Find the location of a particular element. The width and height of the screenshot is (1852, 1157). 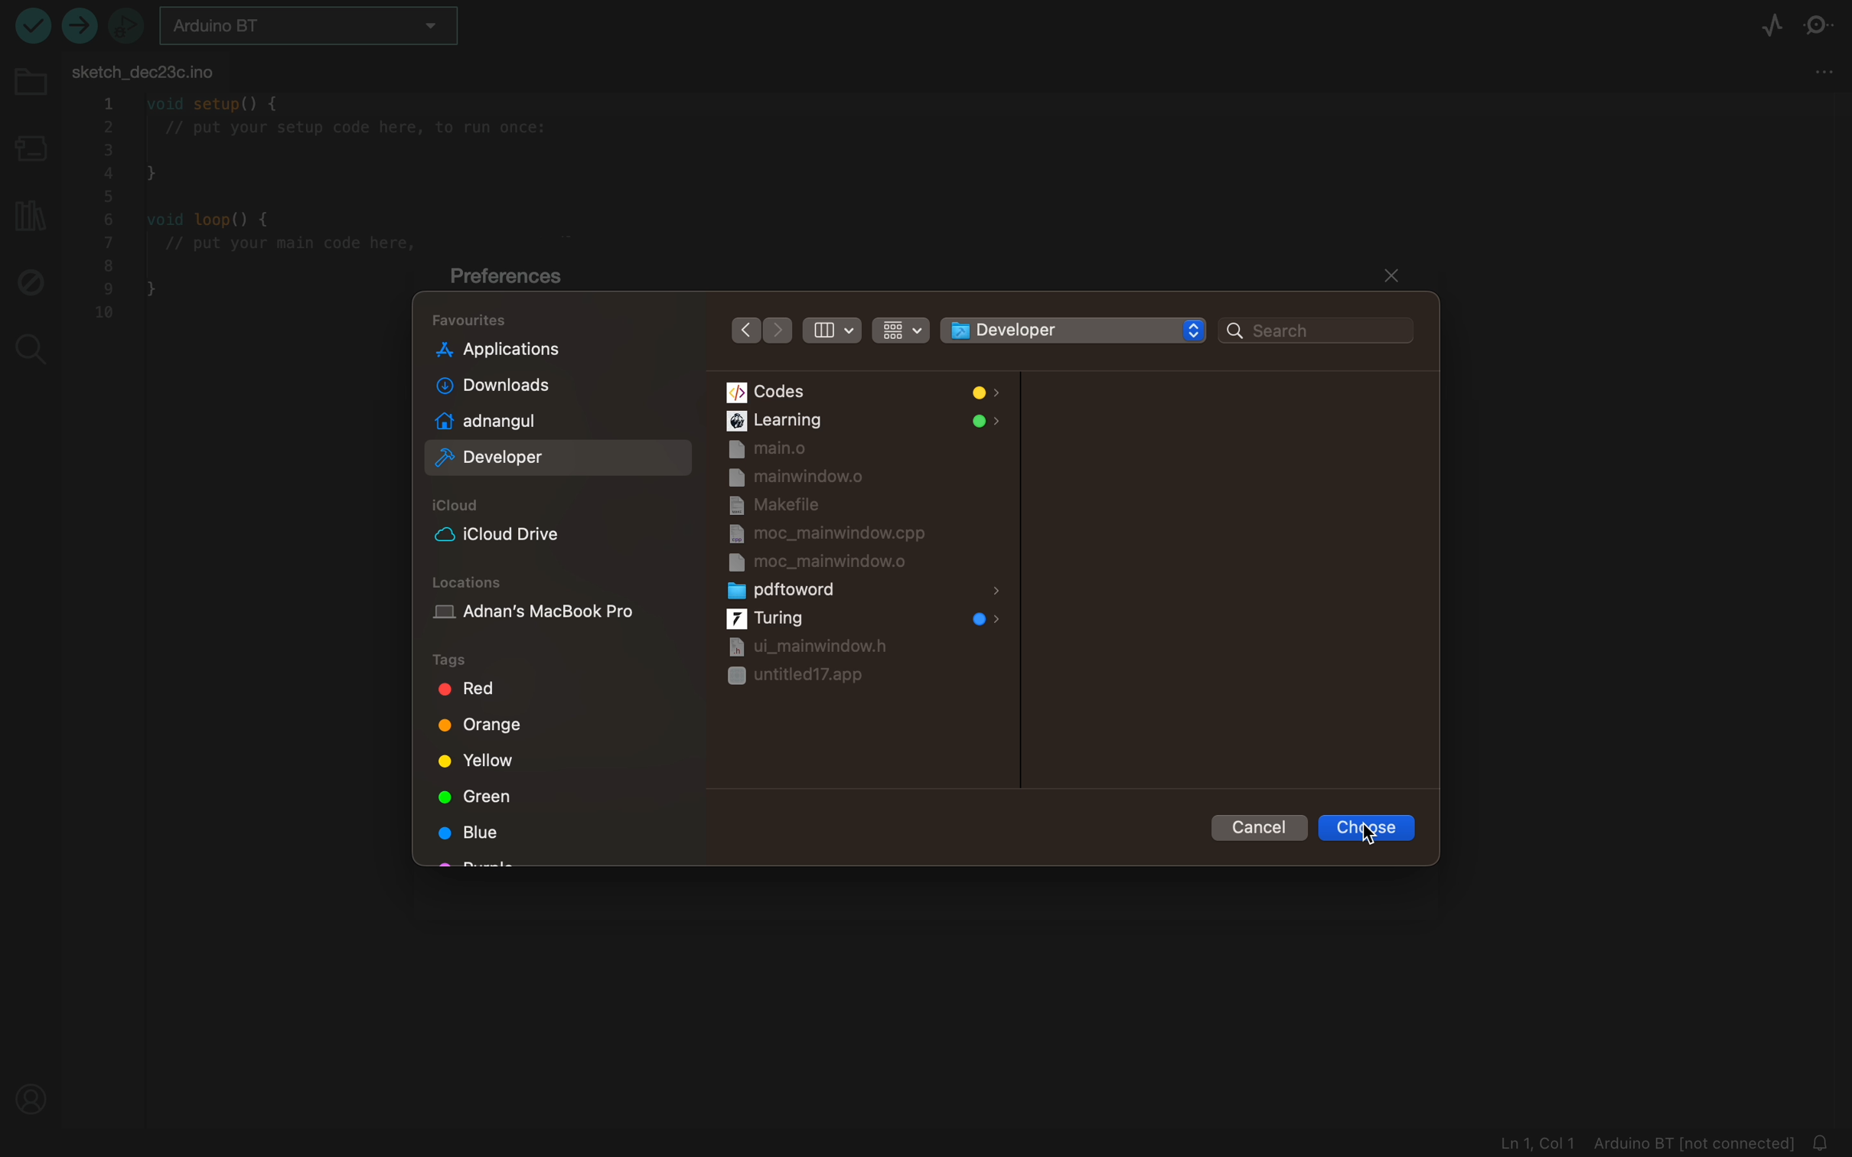

Notifications  is located at coordinates (1825, 1139).